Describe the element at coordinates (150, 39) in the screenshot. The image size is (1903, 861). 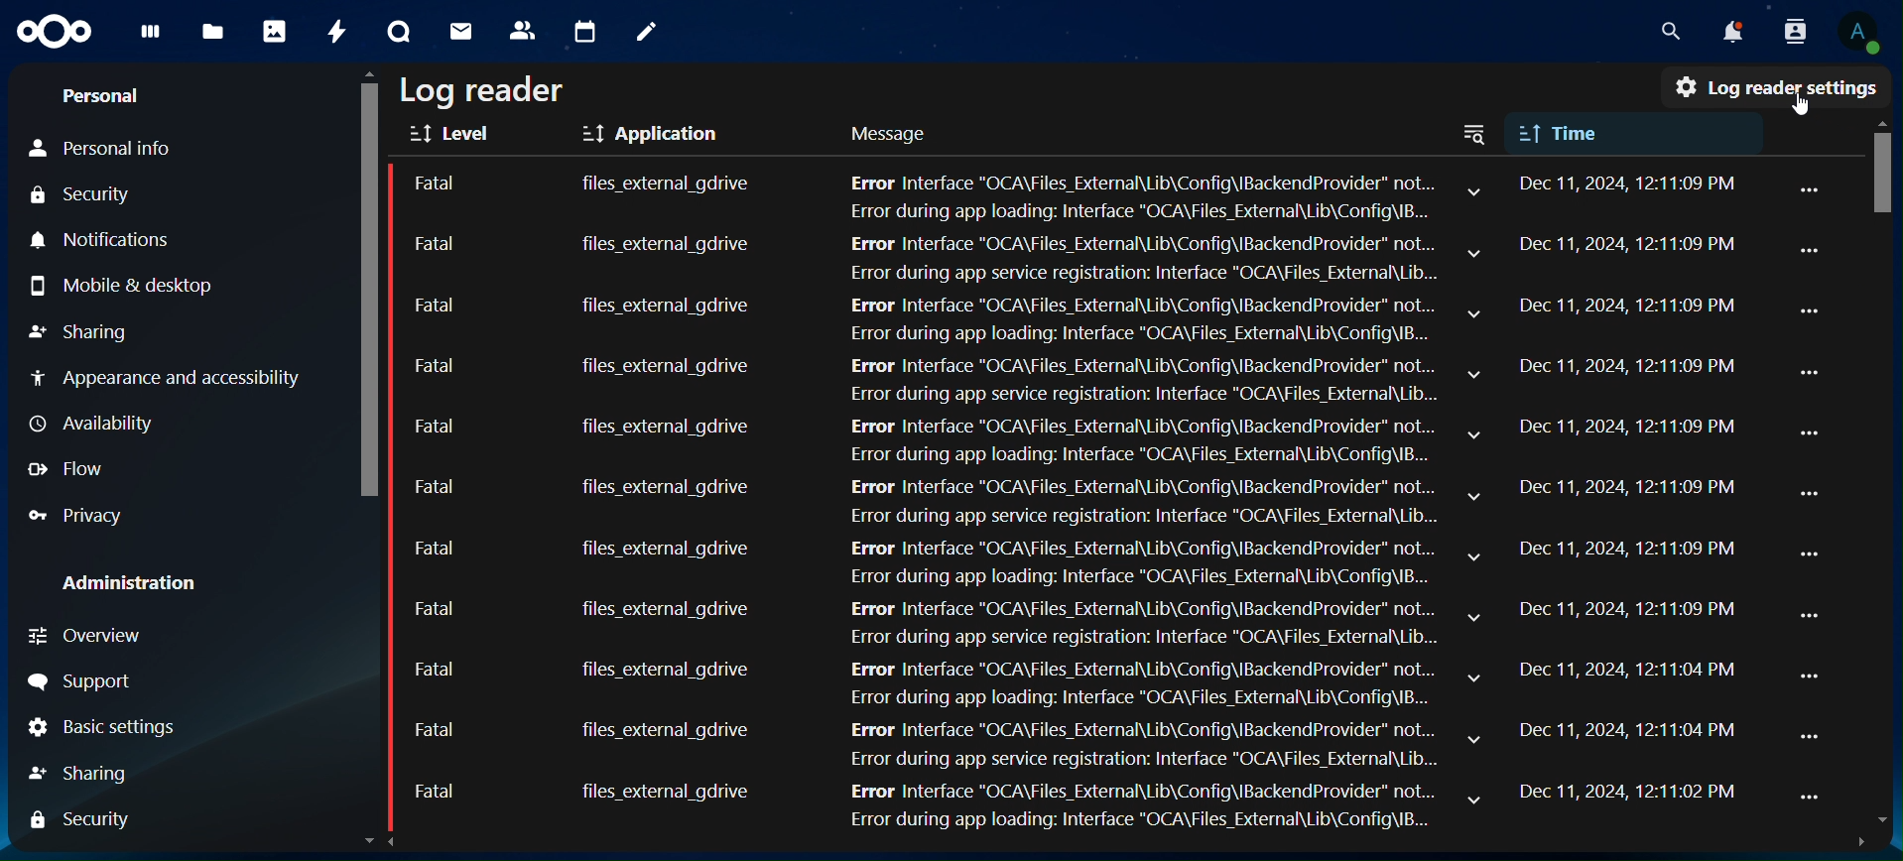
I see `dashboard` at that location.